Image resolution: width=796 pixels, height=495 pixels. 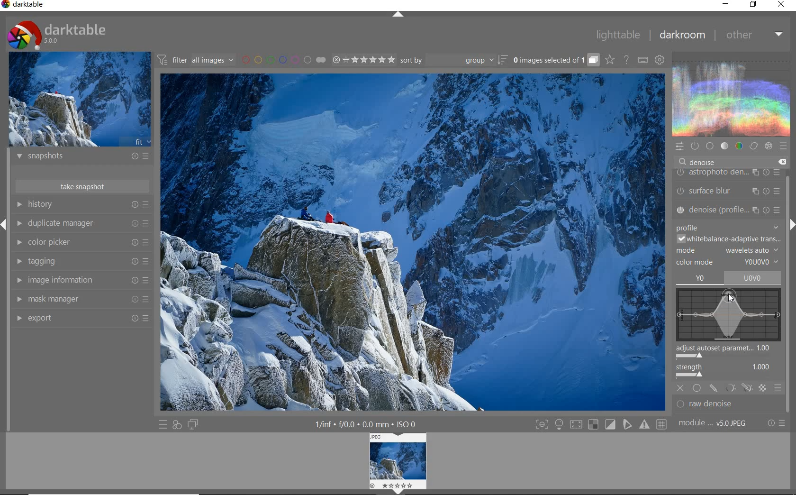 What do you see at coordinates (84, 186) in the screenshot?
I see `take snapshot` at bounding box center [84, 186].